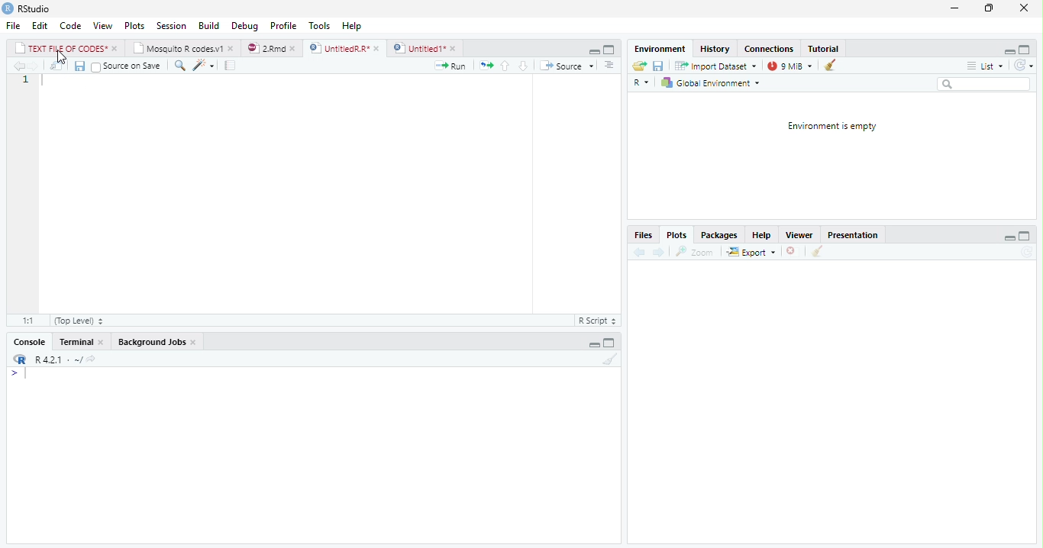 Image resolution: width=1043 pixels, height=548 pixels. Describe the element at coordinates (60, 57) in the screenshot. I see `cursor` at that location.